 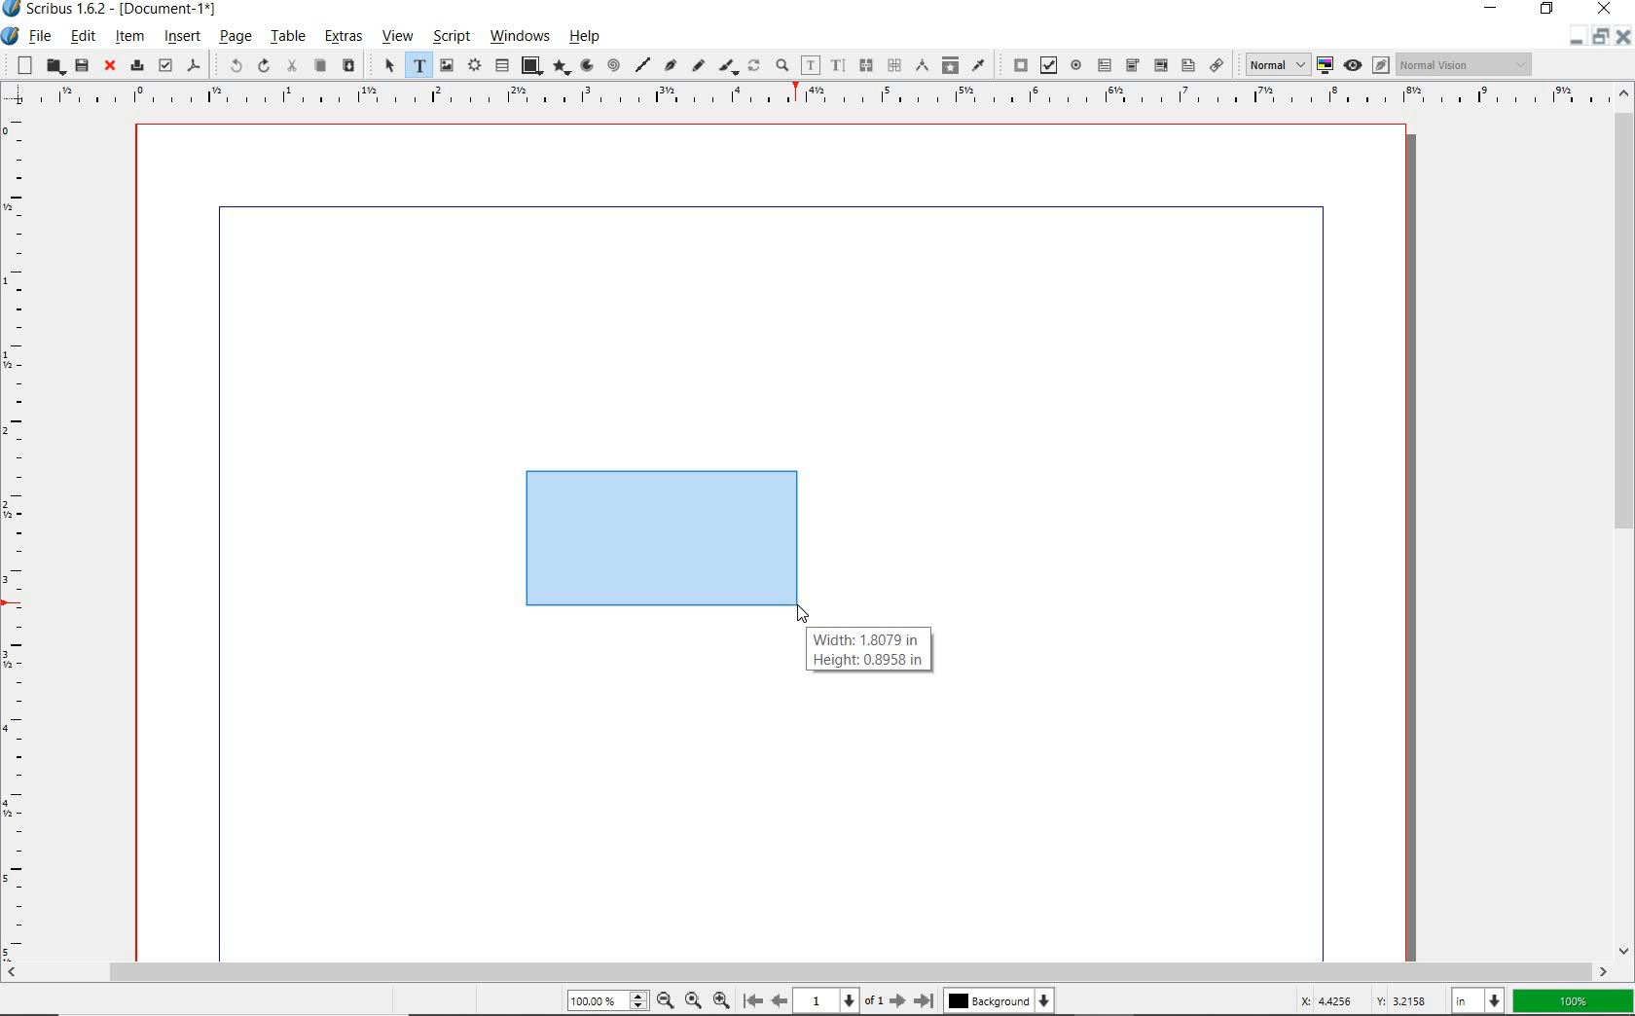 What do you see at coordinates (110, 66) in the screenshot?
I see `close` at bounding box center [110, 66].